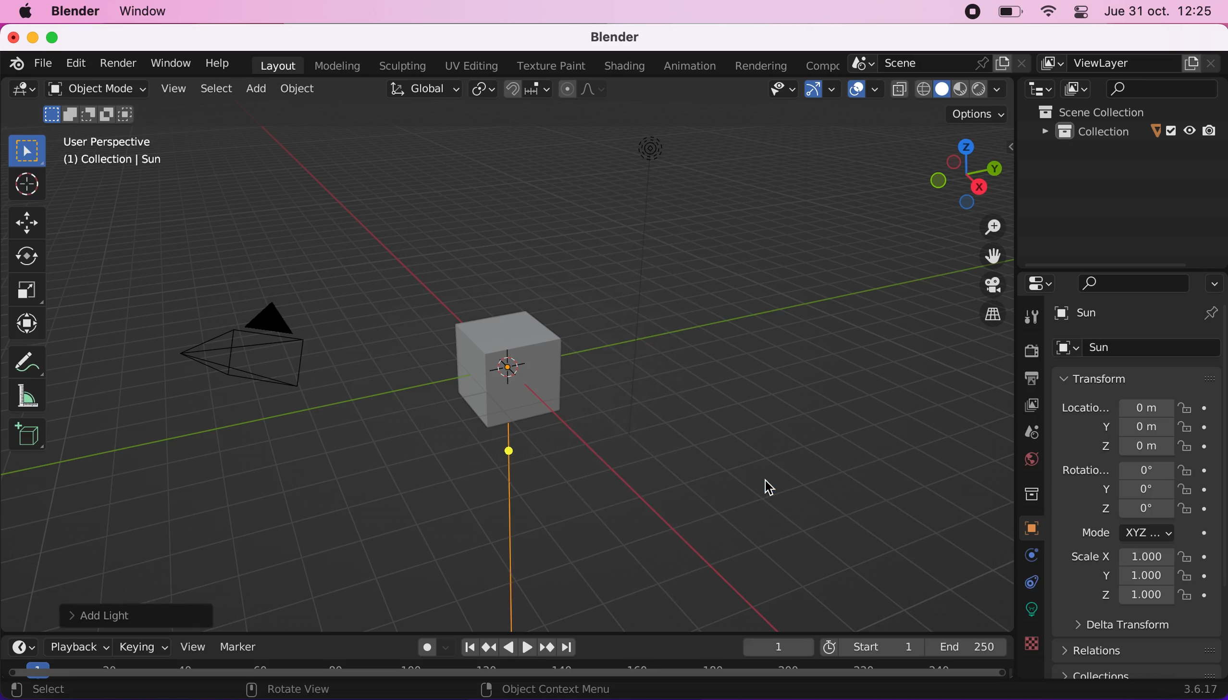 The image size is (1228, 700). What do you see at coordinates (1204, 429) in the screenshot?
I see `lock` at bounding box center [1204, 429].